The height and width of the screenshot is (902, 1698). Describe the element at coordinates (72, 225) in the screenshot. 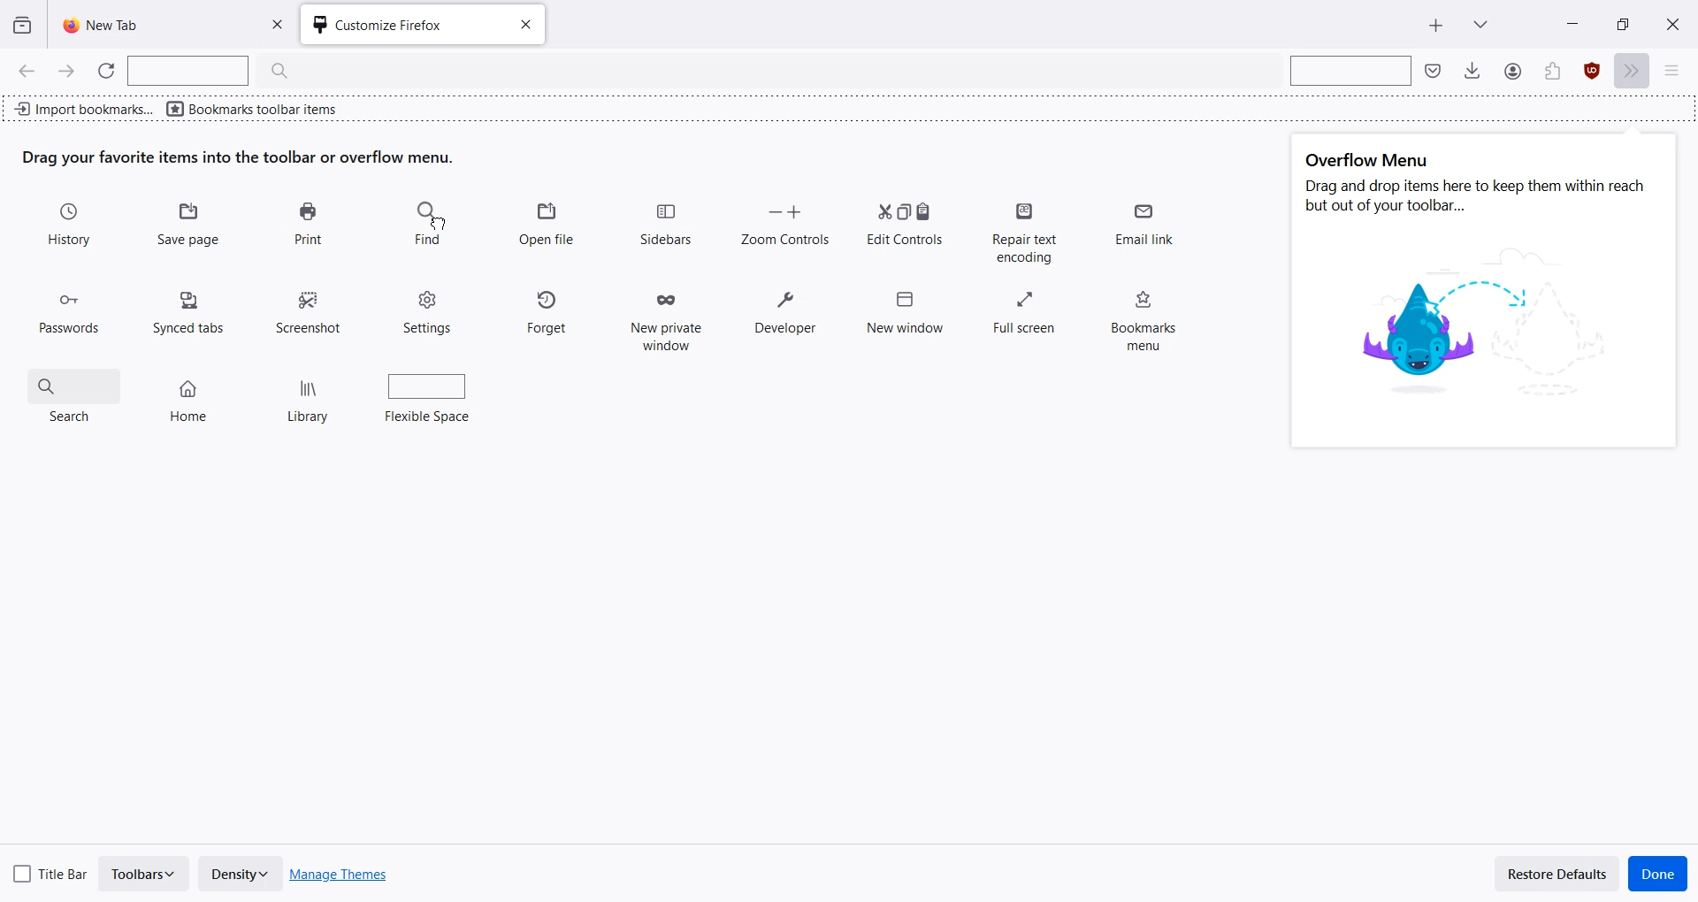

I see `History` at that location.